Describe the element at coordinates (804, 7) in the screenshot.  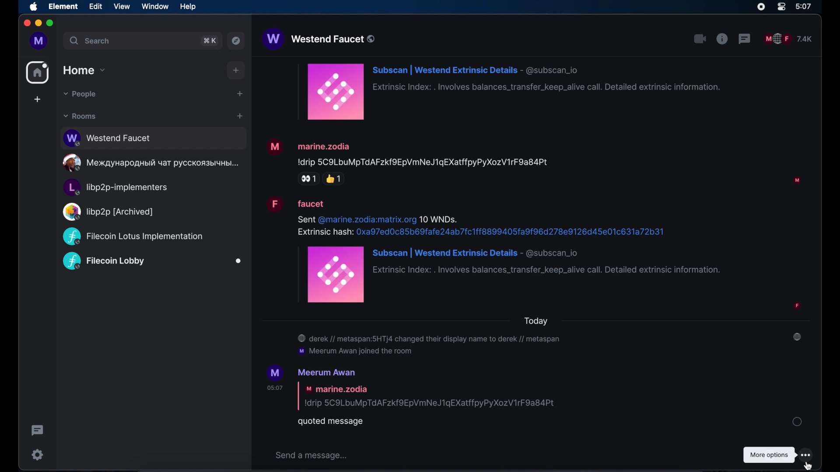
I see `time` at that location.